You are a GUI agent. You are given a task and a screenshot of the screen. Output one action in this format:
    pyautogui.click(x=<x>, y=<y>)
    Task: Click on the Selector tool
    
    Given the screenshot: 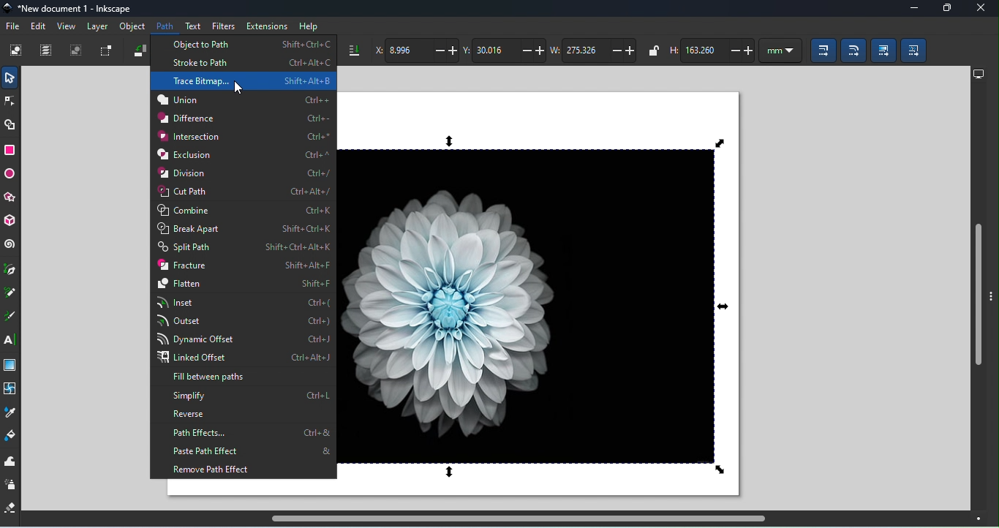 What is the action you would take?
    pyautogui.click(x=10, y=78)
    